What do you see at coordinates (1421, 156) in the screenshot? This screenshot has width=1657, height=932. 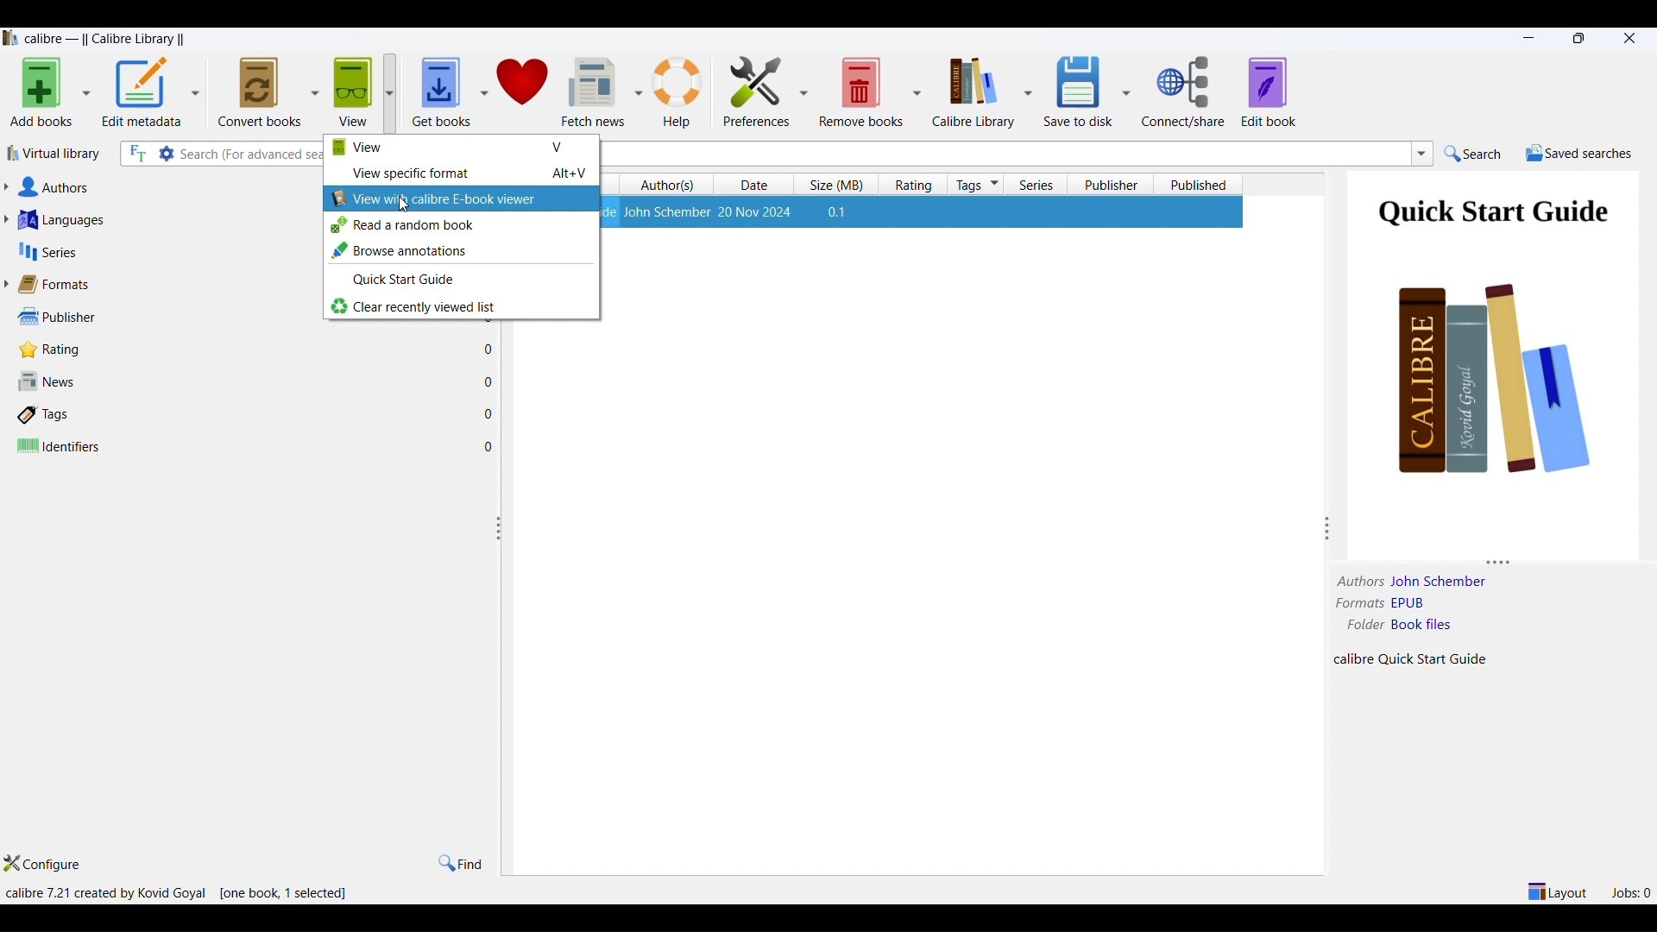 I see `search box dropdown button` at bounding box center [1421, 156].